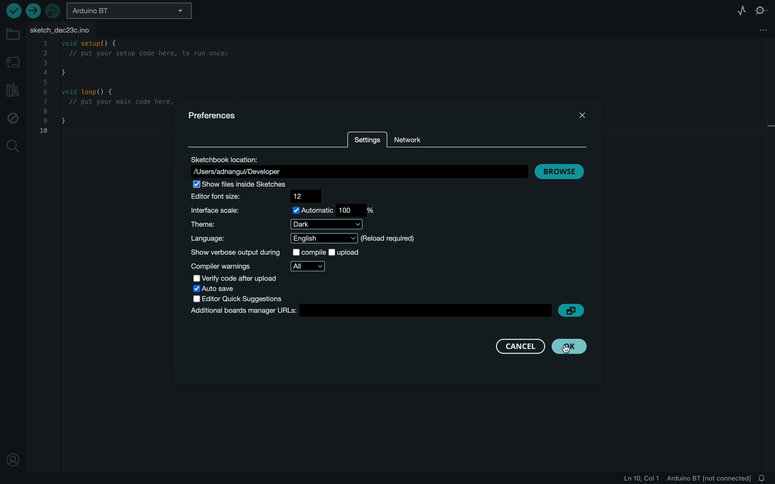  What do you see at coordinates (98, 90) in the screenshot?
I see `code` at bounding box center [98, 90].